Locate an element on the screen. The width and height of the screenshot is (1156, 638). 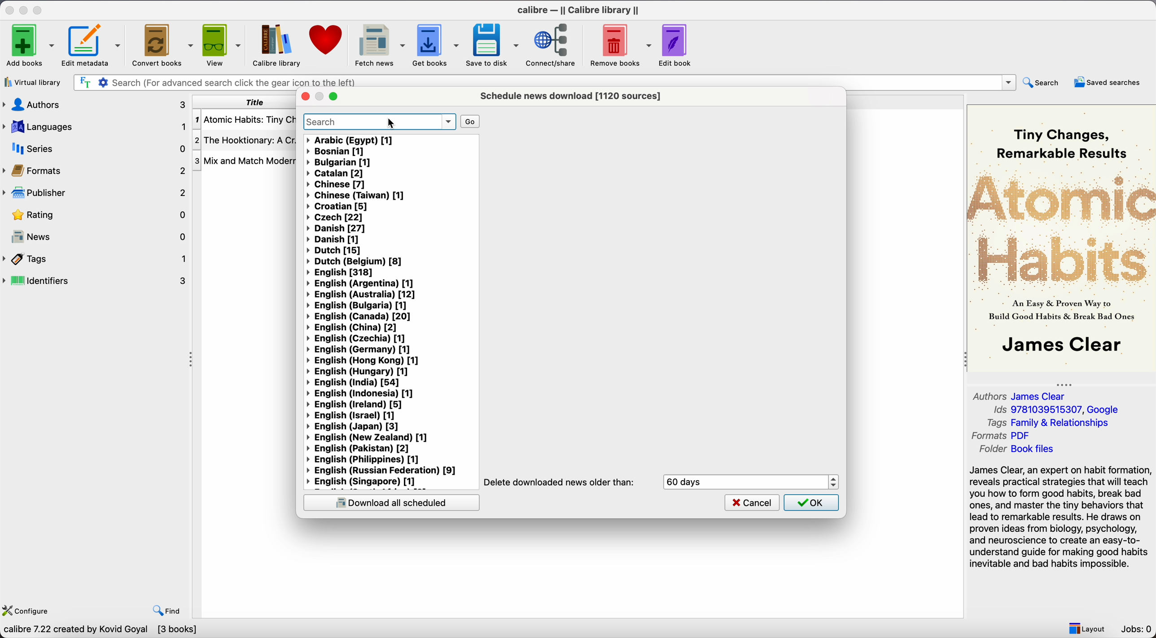
identifiers is located at coordinates (96, 281).